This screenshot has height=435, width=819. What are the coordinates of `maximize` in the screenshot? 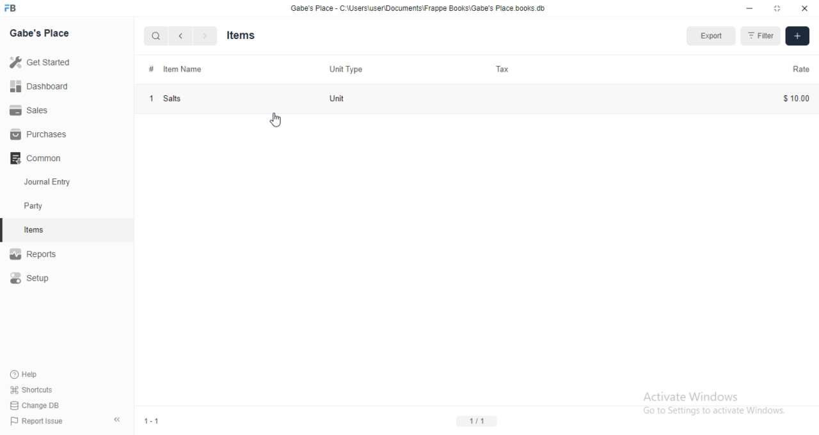 It's located at (779, 9).